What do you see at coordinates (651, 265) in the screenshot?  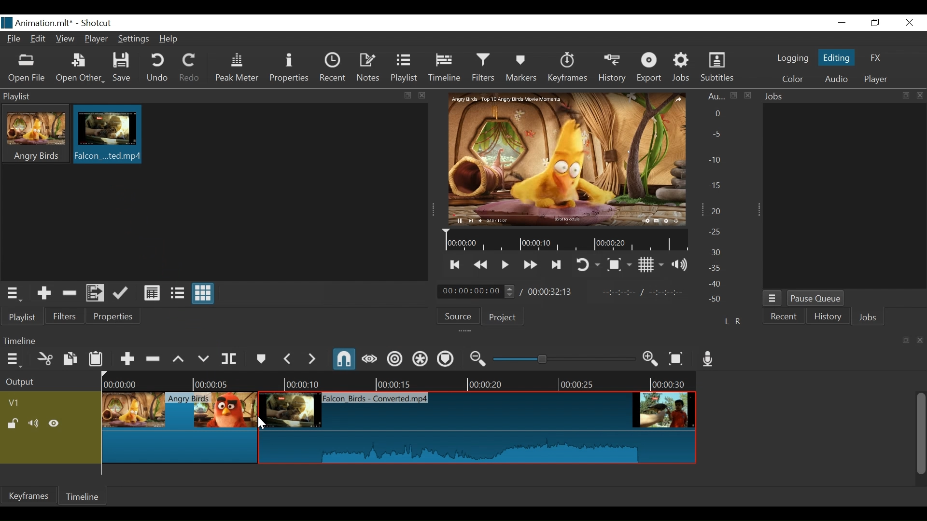 I see `Toggle display grid on player` at bounding box center [651, 265].